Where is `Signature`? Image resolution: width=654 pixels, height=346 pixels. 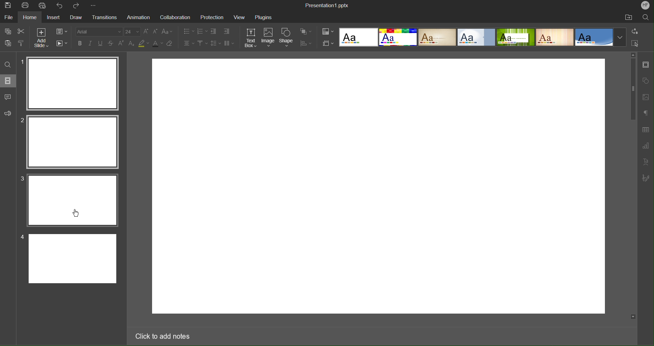
Signature is located at coordinates (647, 178).